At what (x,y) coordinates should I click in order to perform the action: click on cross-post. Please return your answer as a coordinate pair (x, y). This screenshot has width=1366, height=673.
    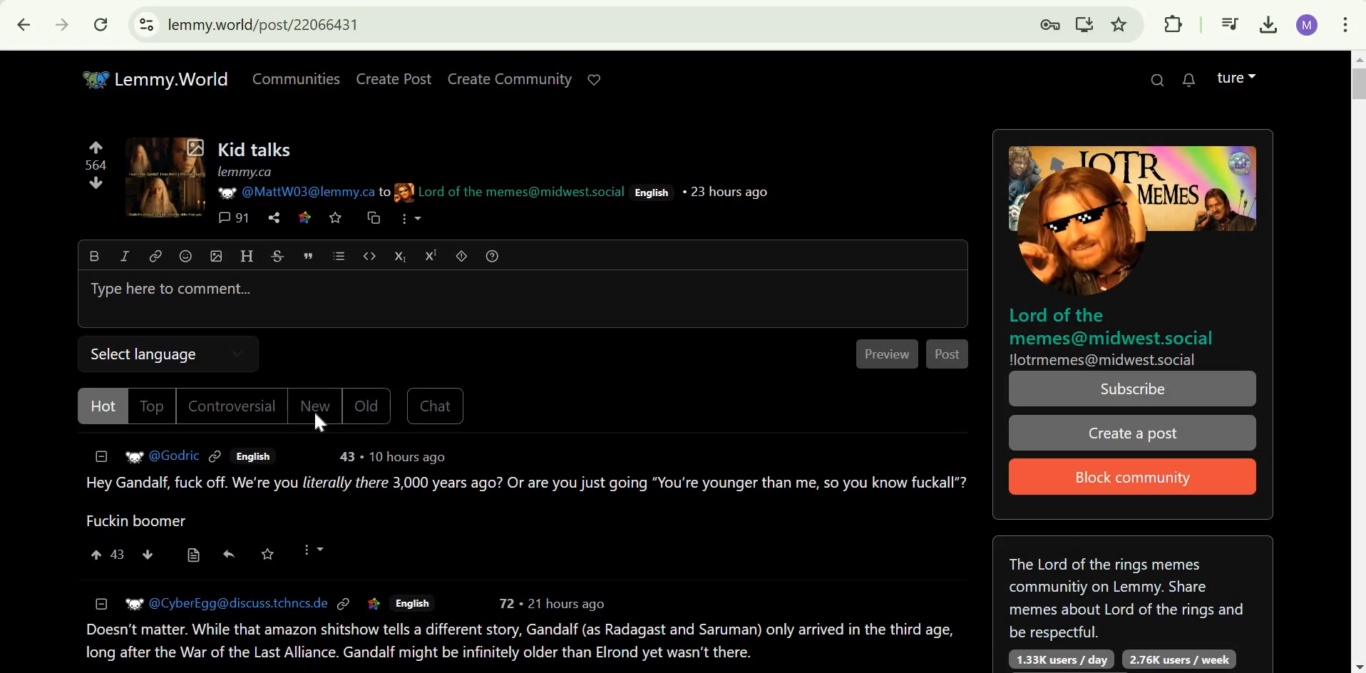
    Looking at the image, I should click on (373, 217).